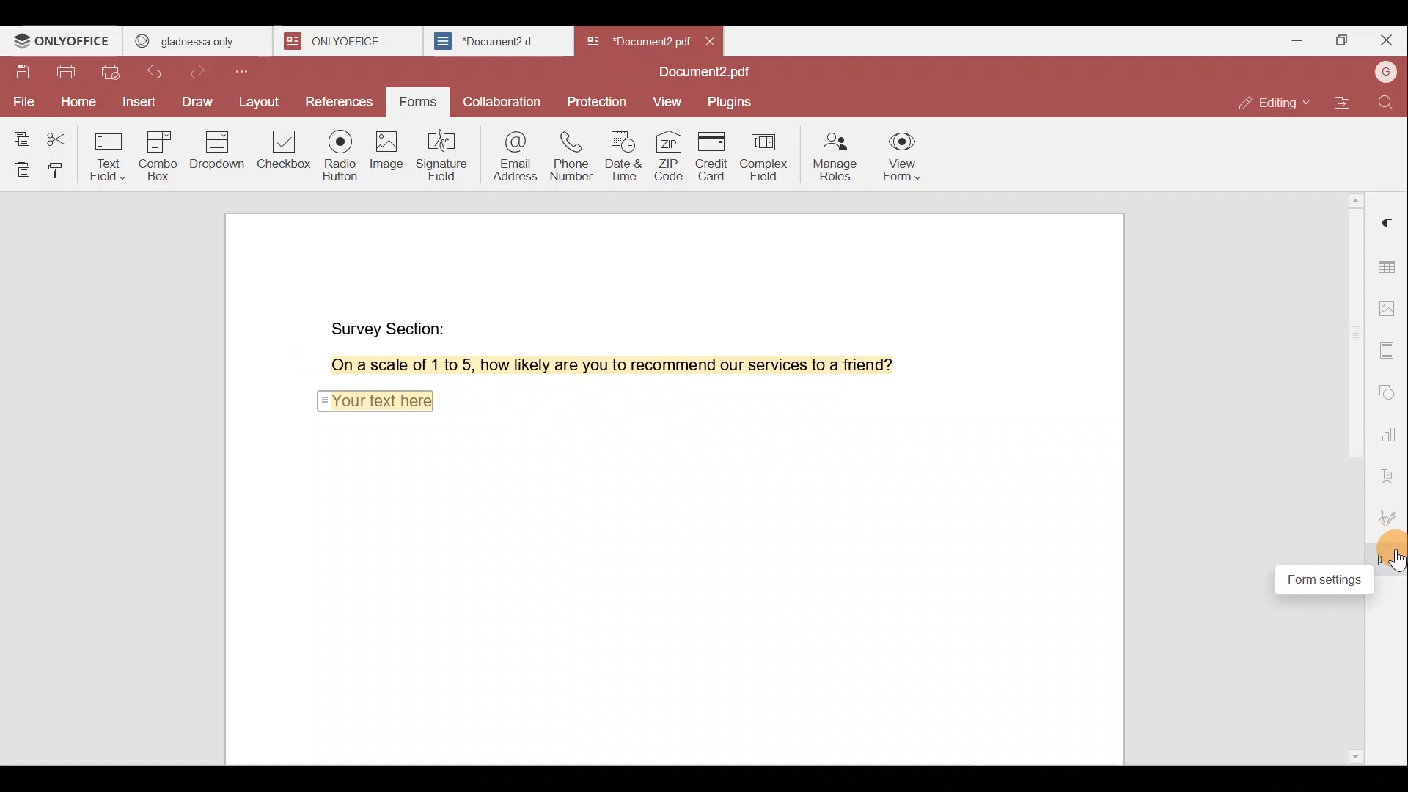  What do you see at coordinates (112, 74) in the screenshot?
I see `Quick print` at bounding box center [112, 74].